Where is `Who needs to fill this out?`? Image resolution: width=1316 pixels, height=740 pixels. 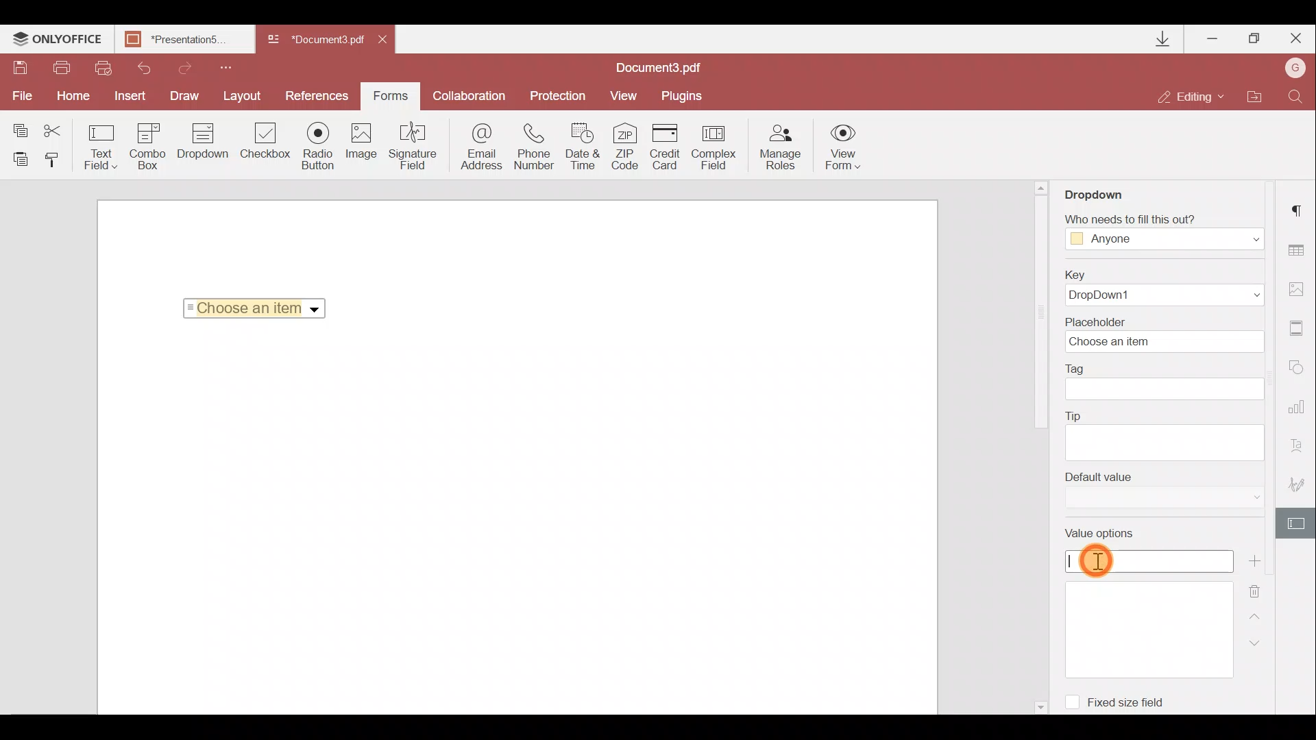 Who needs to fill this out? is located at coordinates (1164, 227).